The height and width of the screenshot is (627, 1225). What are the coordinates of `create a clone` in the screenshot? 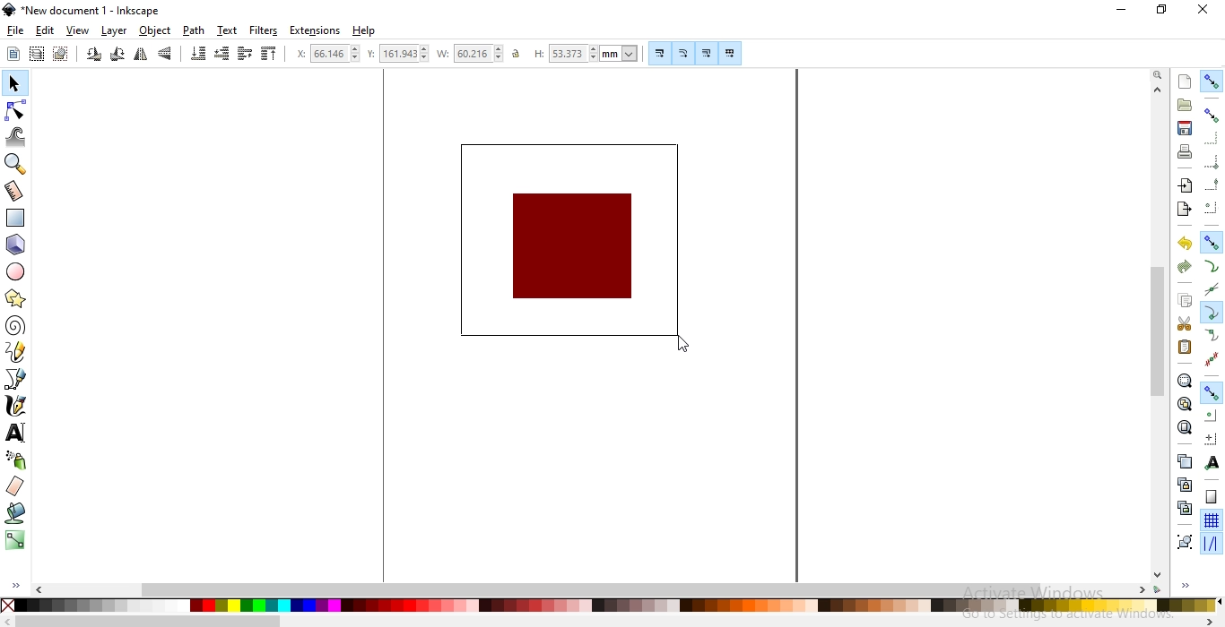 It's located at (1186, 483).